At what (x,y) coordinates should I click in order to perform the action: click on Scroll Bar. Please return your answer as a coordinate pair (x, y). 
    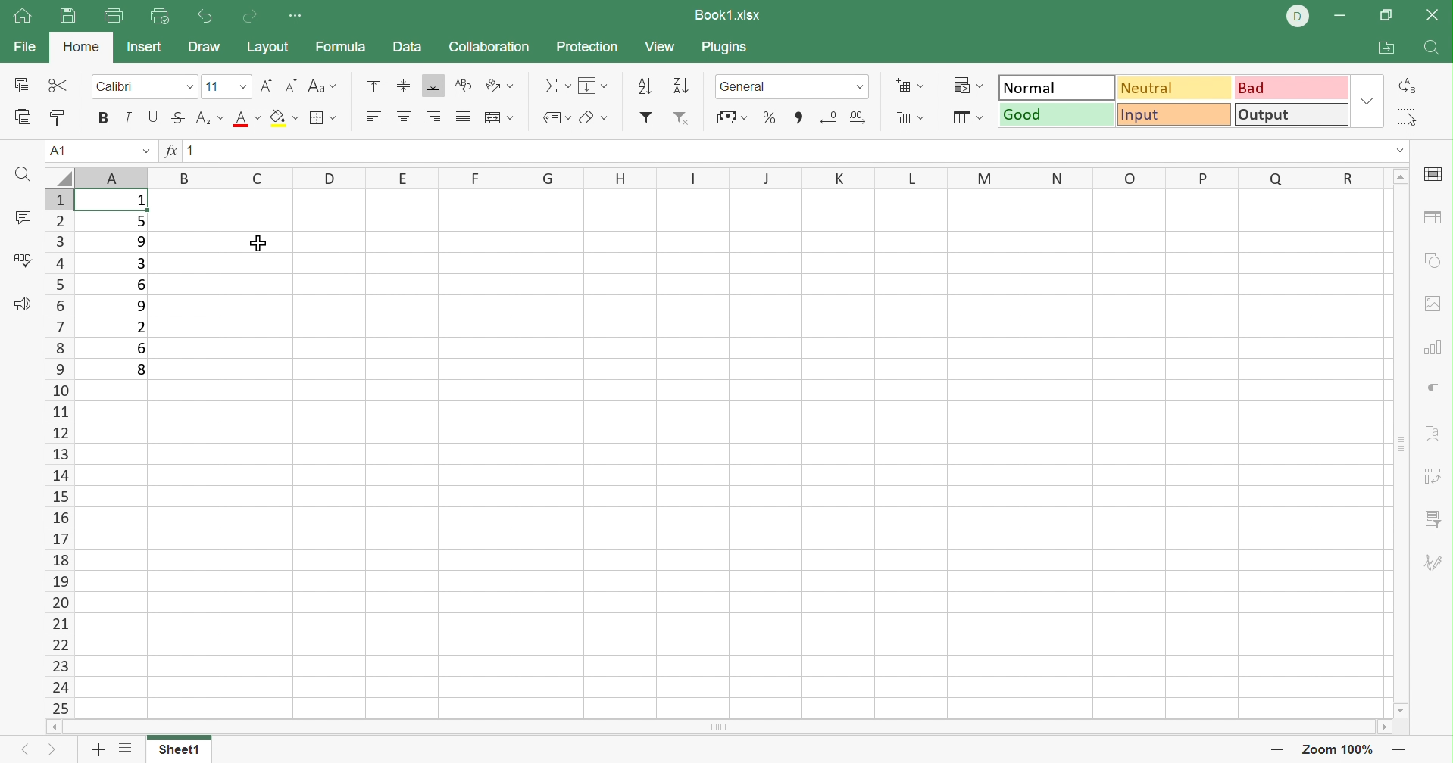
    Looking at the image, I should click on (715, 727).